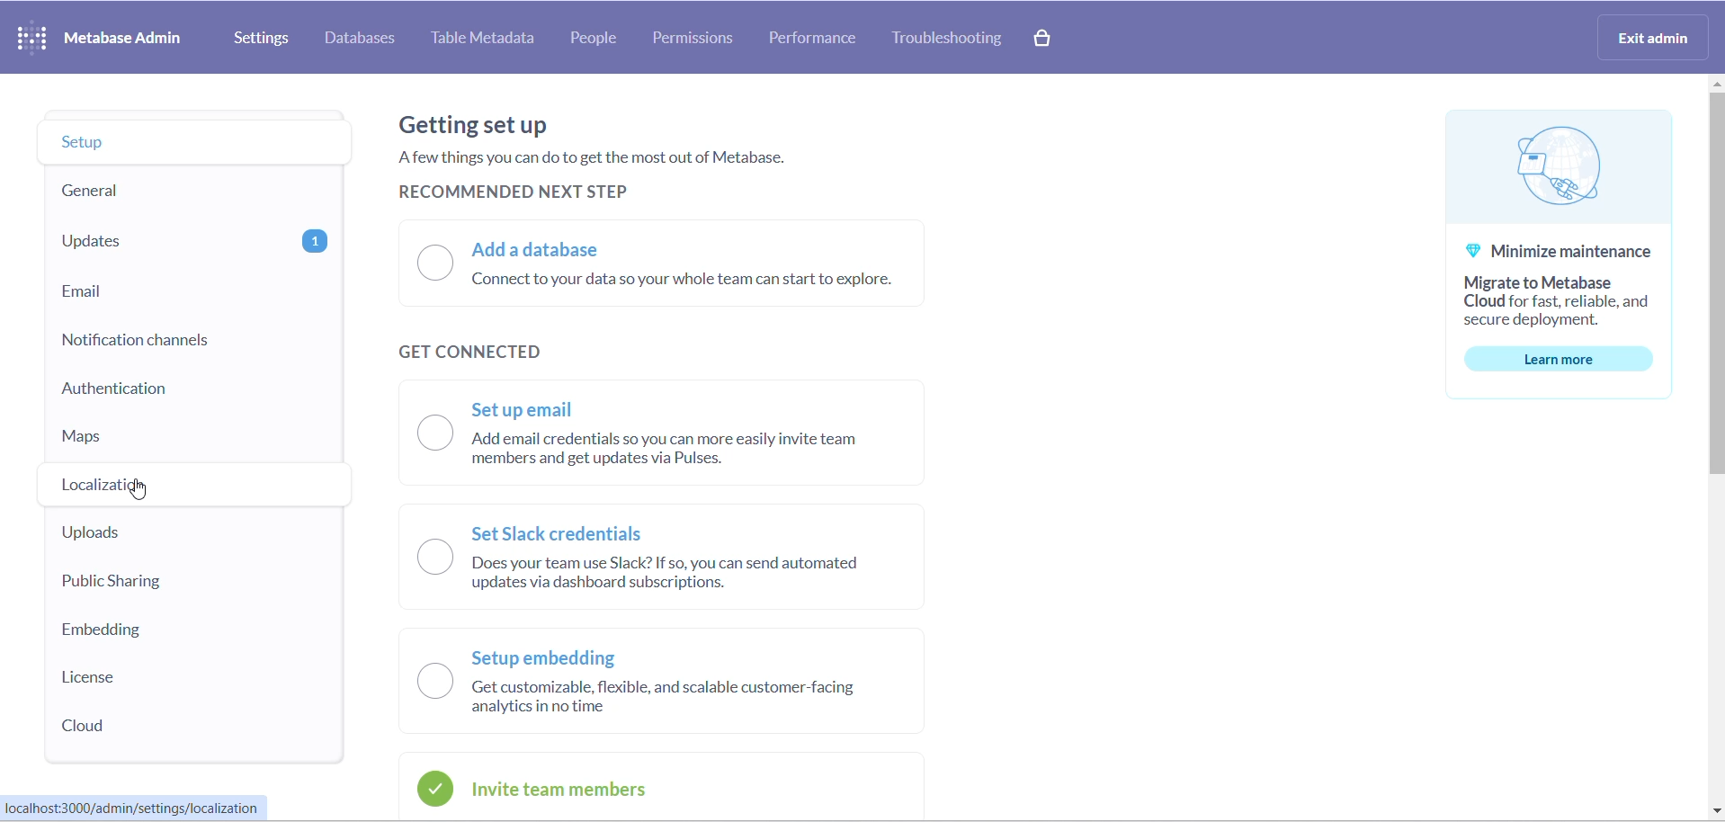  I want to click on NOTIFICATION CHANNELS, so click(191, 341).